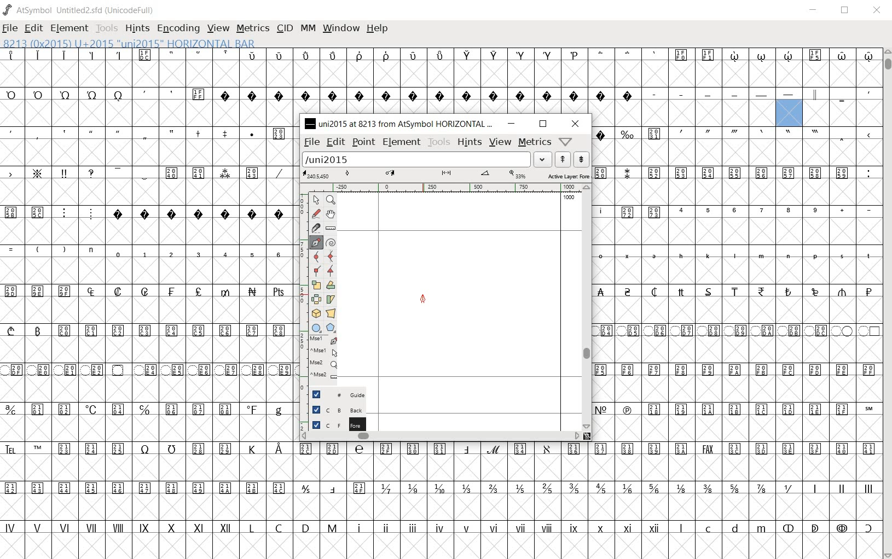 The width and height of the screenshot is (892, 559). I want to click on point, so click(364, 143).